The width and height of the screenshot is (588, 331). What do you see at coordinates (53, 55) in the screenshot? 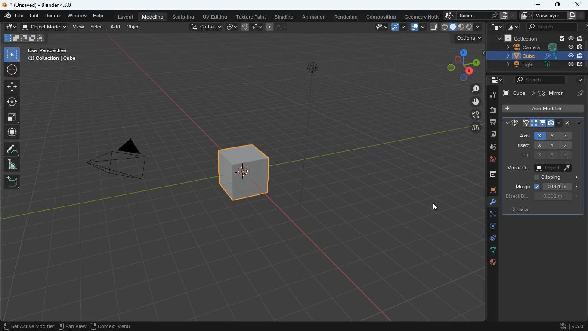
I see `user perspective` at bounding box center [53, 55].